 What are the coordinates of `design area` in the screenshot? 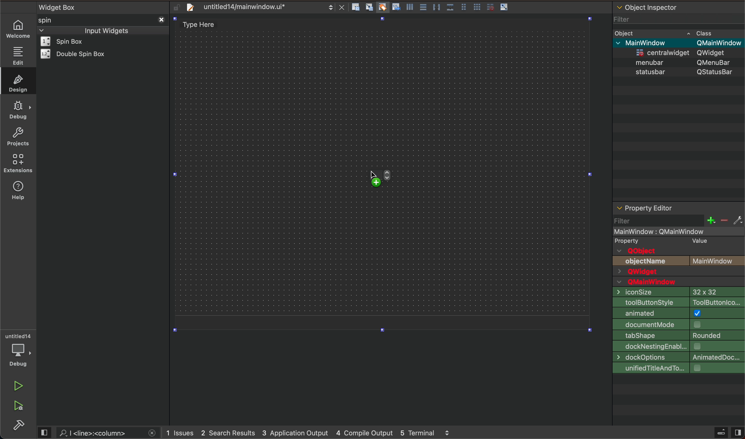 It's located at (202, 25).